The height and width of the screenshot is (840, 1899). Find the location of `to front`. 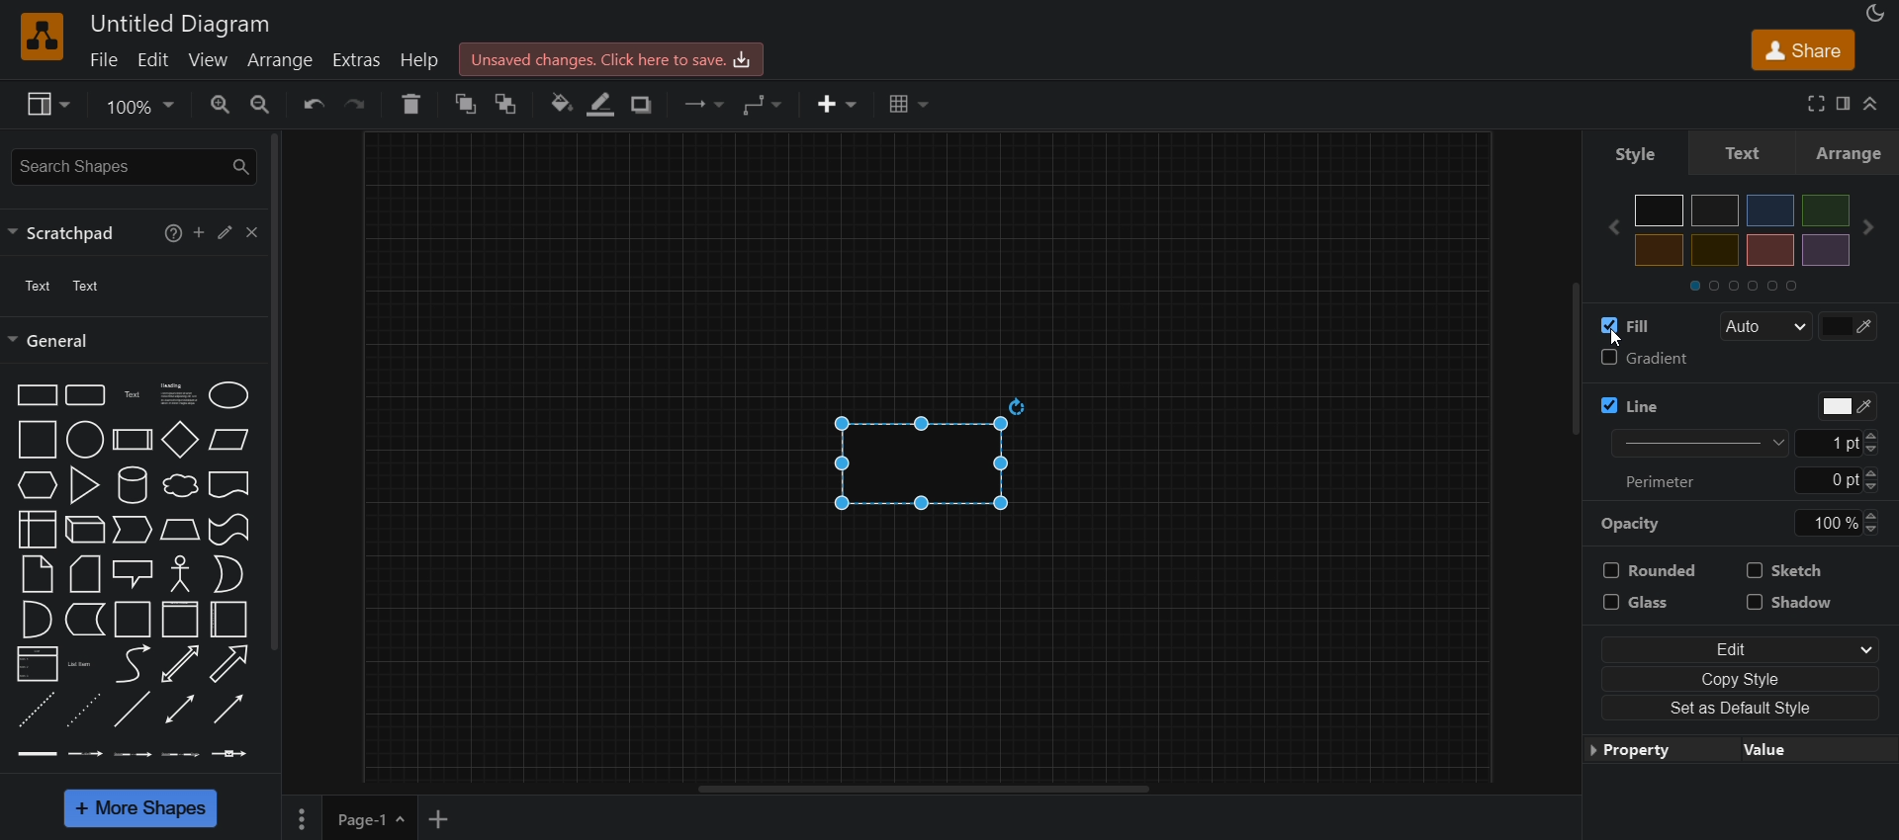

to front is located at coordinates (463, 103).